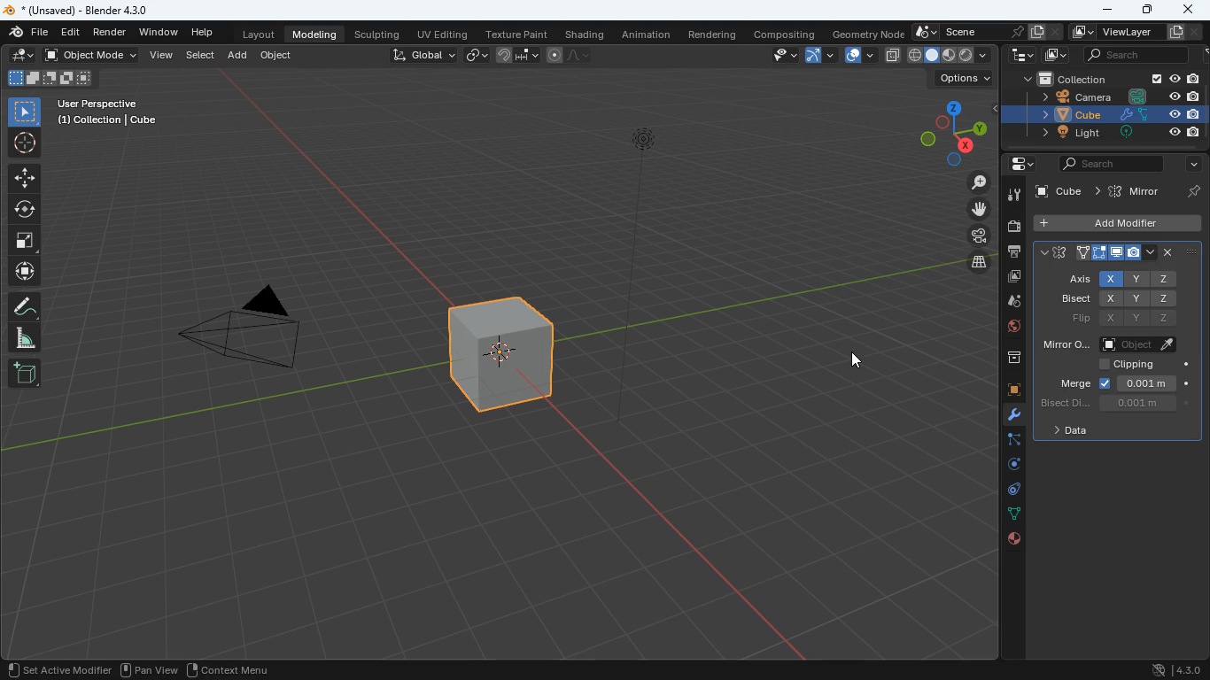  Describe the element at coordinates (1172, 97) in the screenshot. I see `` at that location.